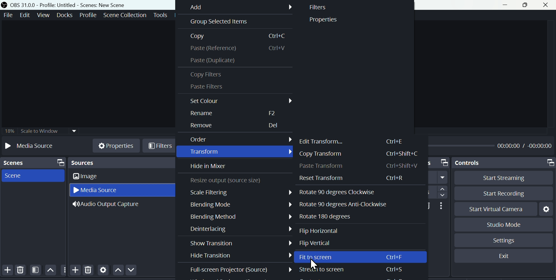 Image resolution: width=556 pixels, height=280 pixels. I want to click on Scale two window, so click(39, 131).